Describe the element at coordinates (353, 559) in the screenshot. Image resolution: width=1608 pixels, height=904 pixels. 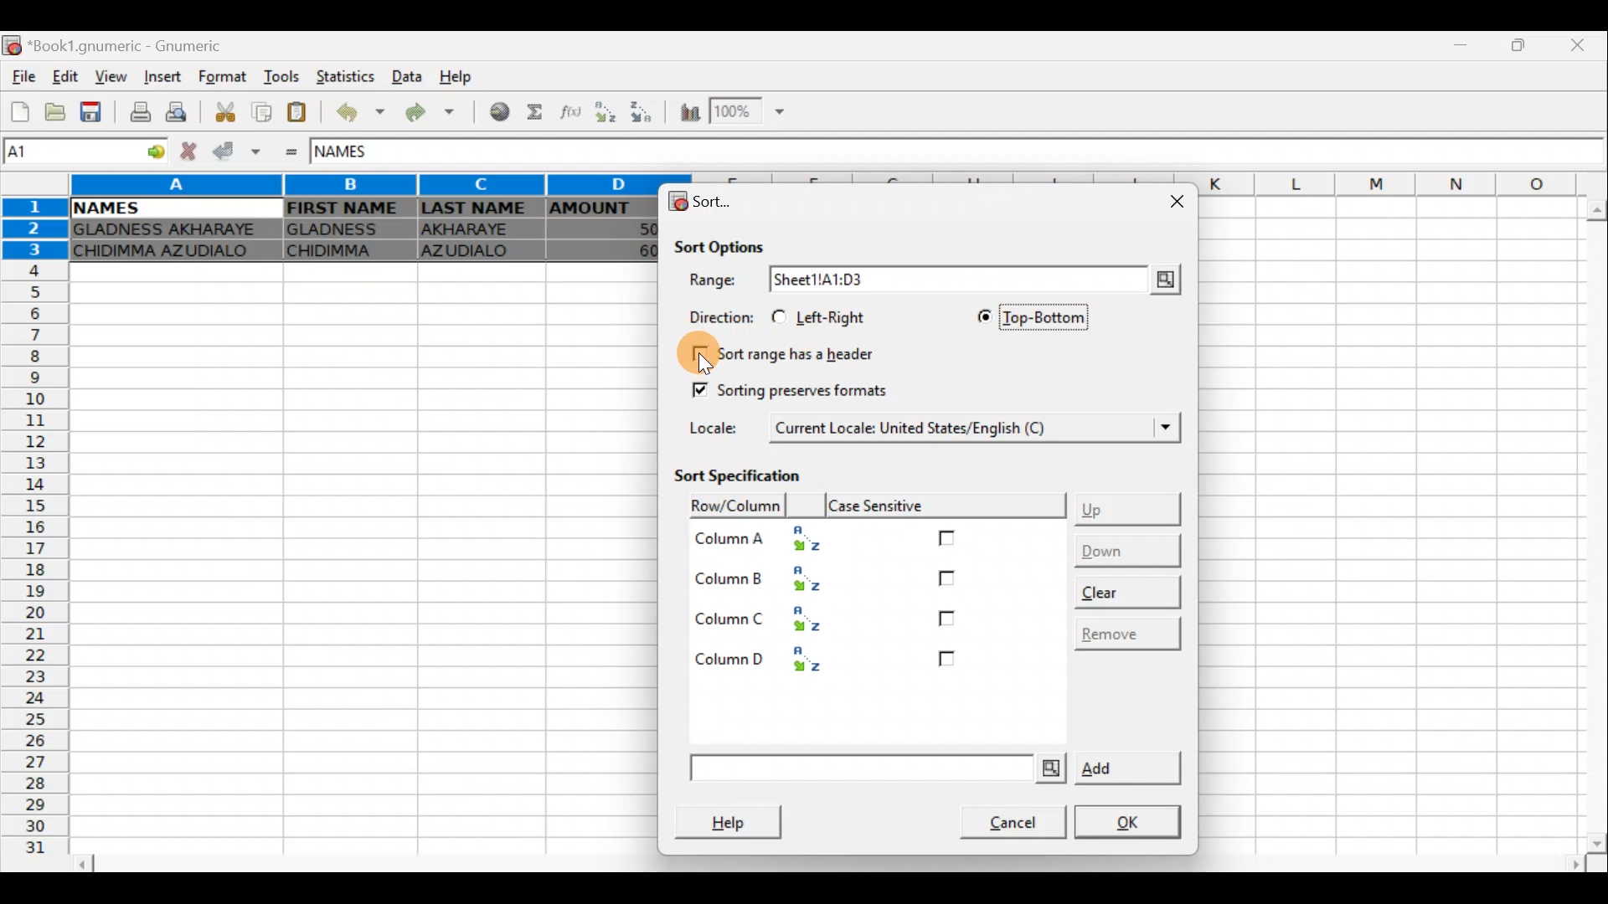
I see `Cells` at that location.